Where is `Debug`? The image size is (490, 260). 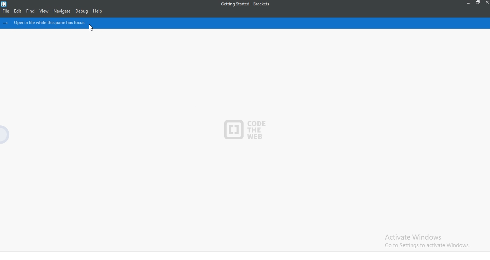 Debug is located at coordinates (82, 12).